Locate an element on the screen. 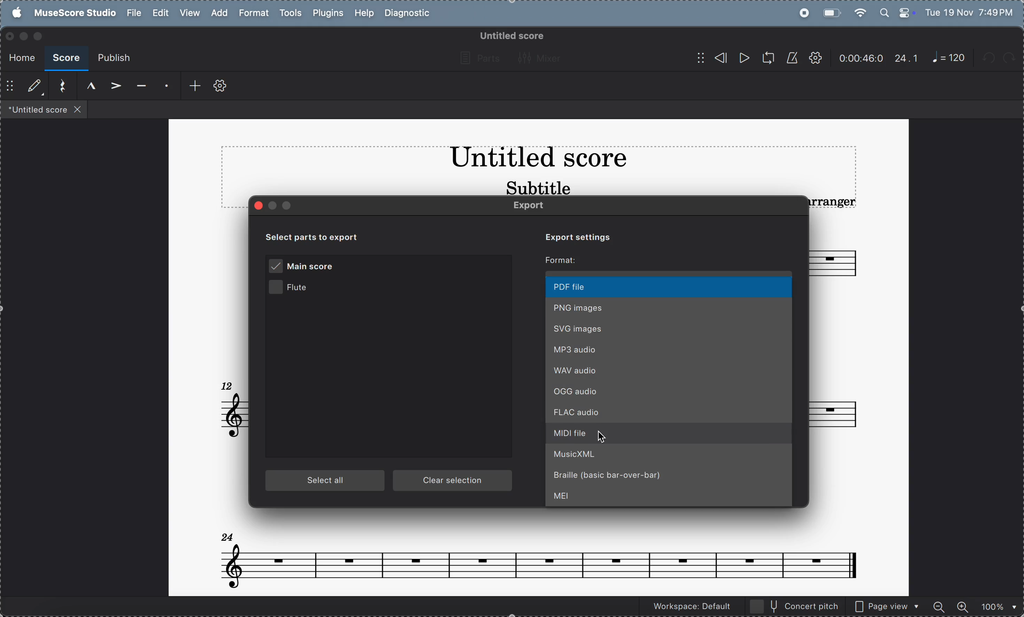 The width and height of the screenshot is (1024, 617). add is located at coordinates (218, 12).